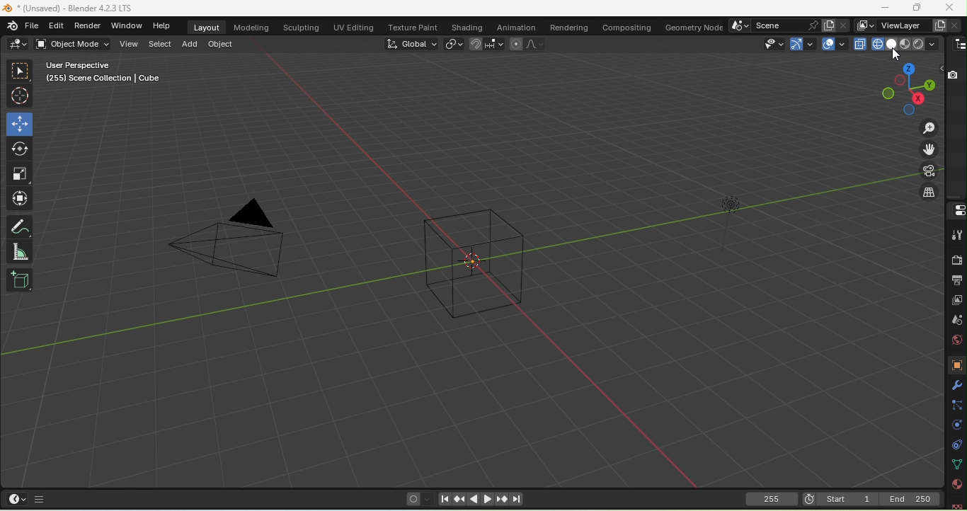 This screenshot has width=967, height=511. What do you see at coordinates (500, 499) in the screenshot?
I see `Jump to previous/next keyframe` at bounding box center [500, 499].